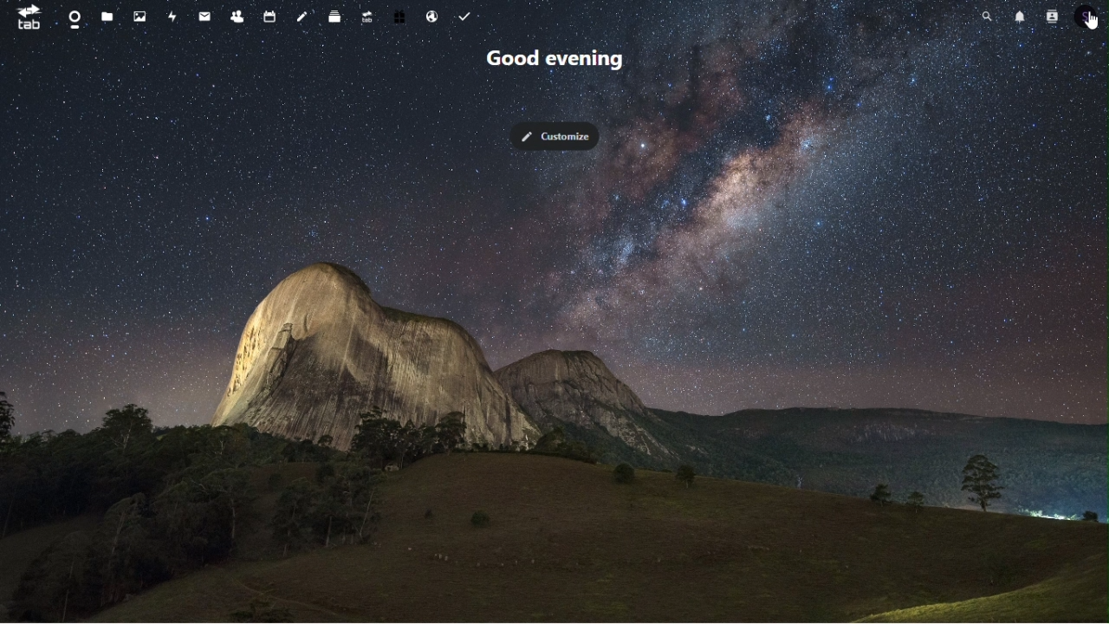 This screenshot has width=1109, height=624. I want to click on free trial, so click(399, 16).